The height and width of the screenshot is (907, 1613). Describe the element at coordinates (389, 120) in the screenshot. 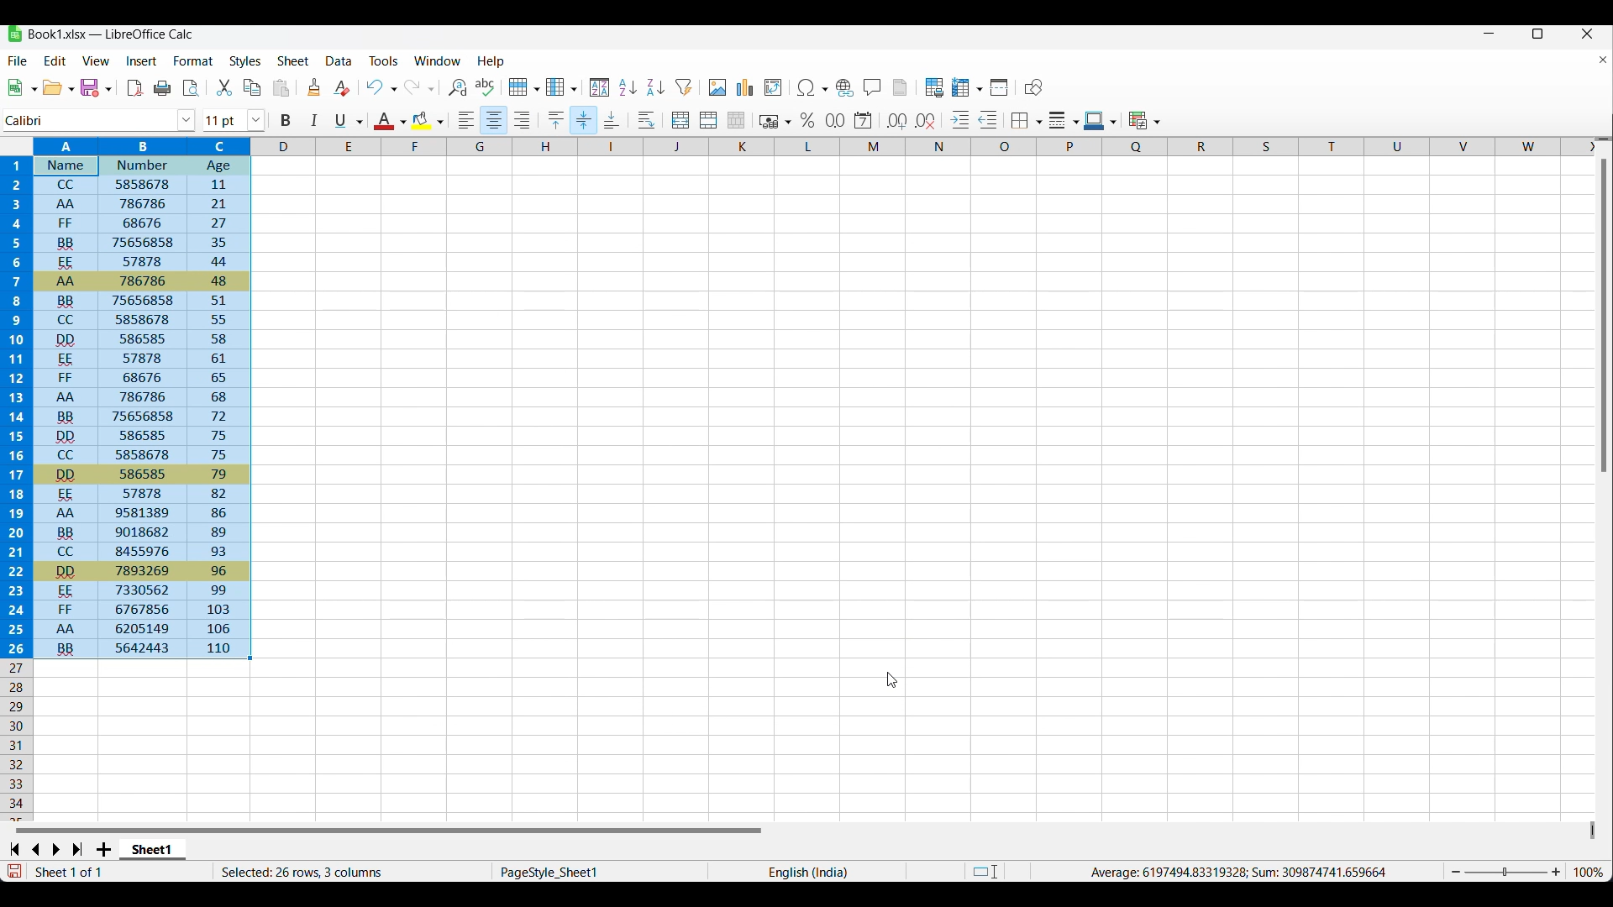

I see `Current text color and other color options` at that location.